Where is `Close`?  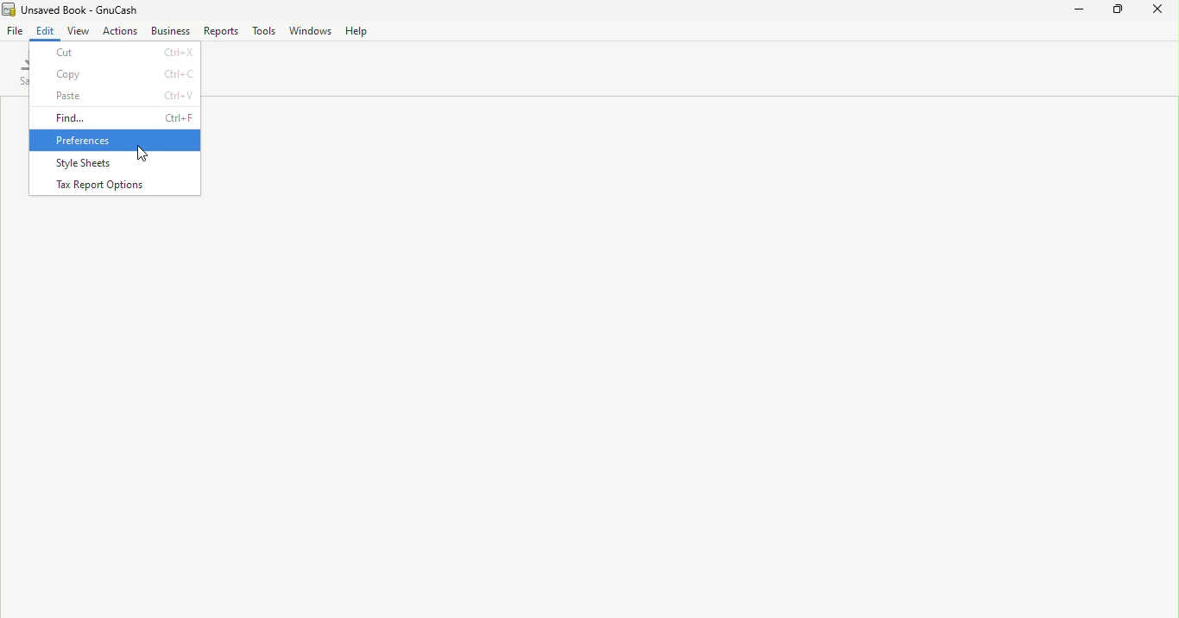
Close is located at coordinates (1162, 12).